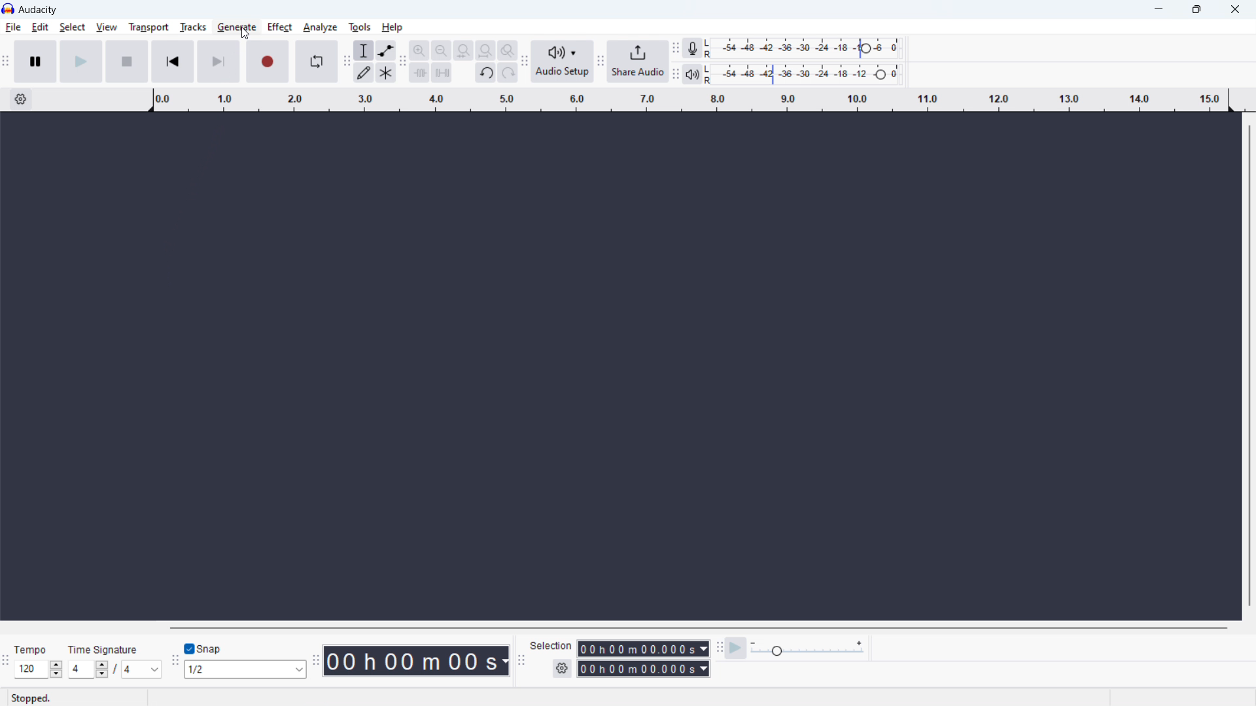 This screenshot has height=706, width=1256. Describe the element at coordinates (203, 648) in the screenshot. I see `toggle snap` at that location.